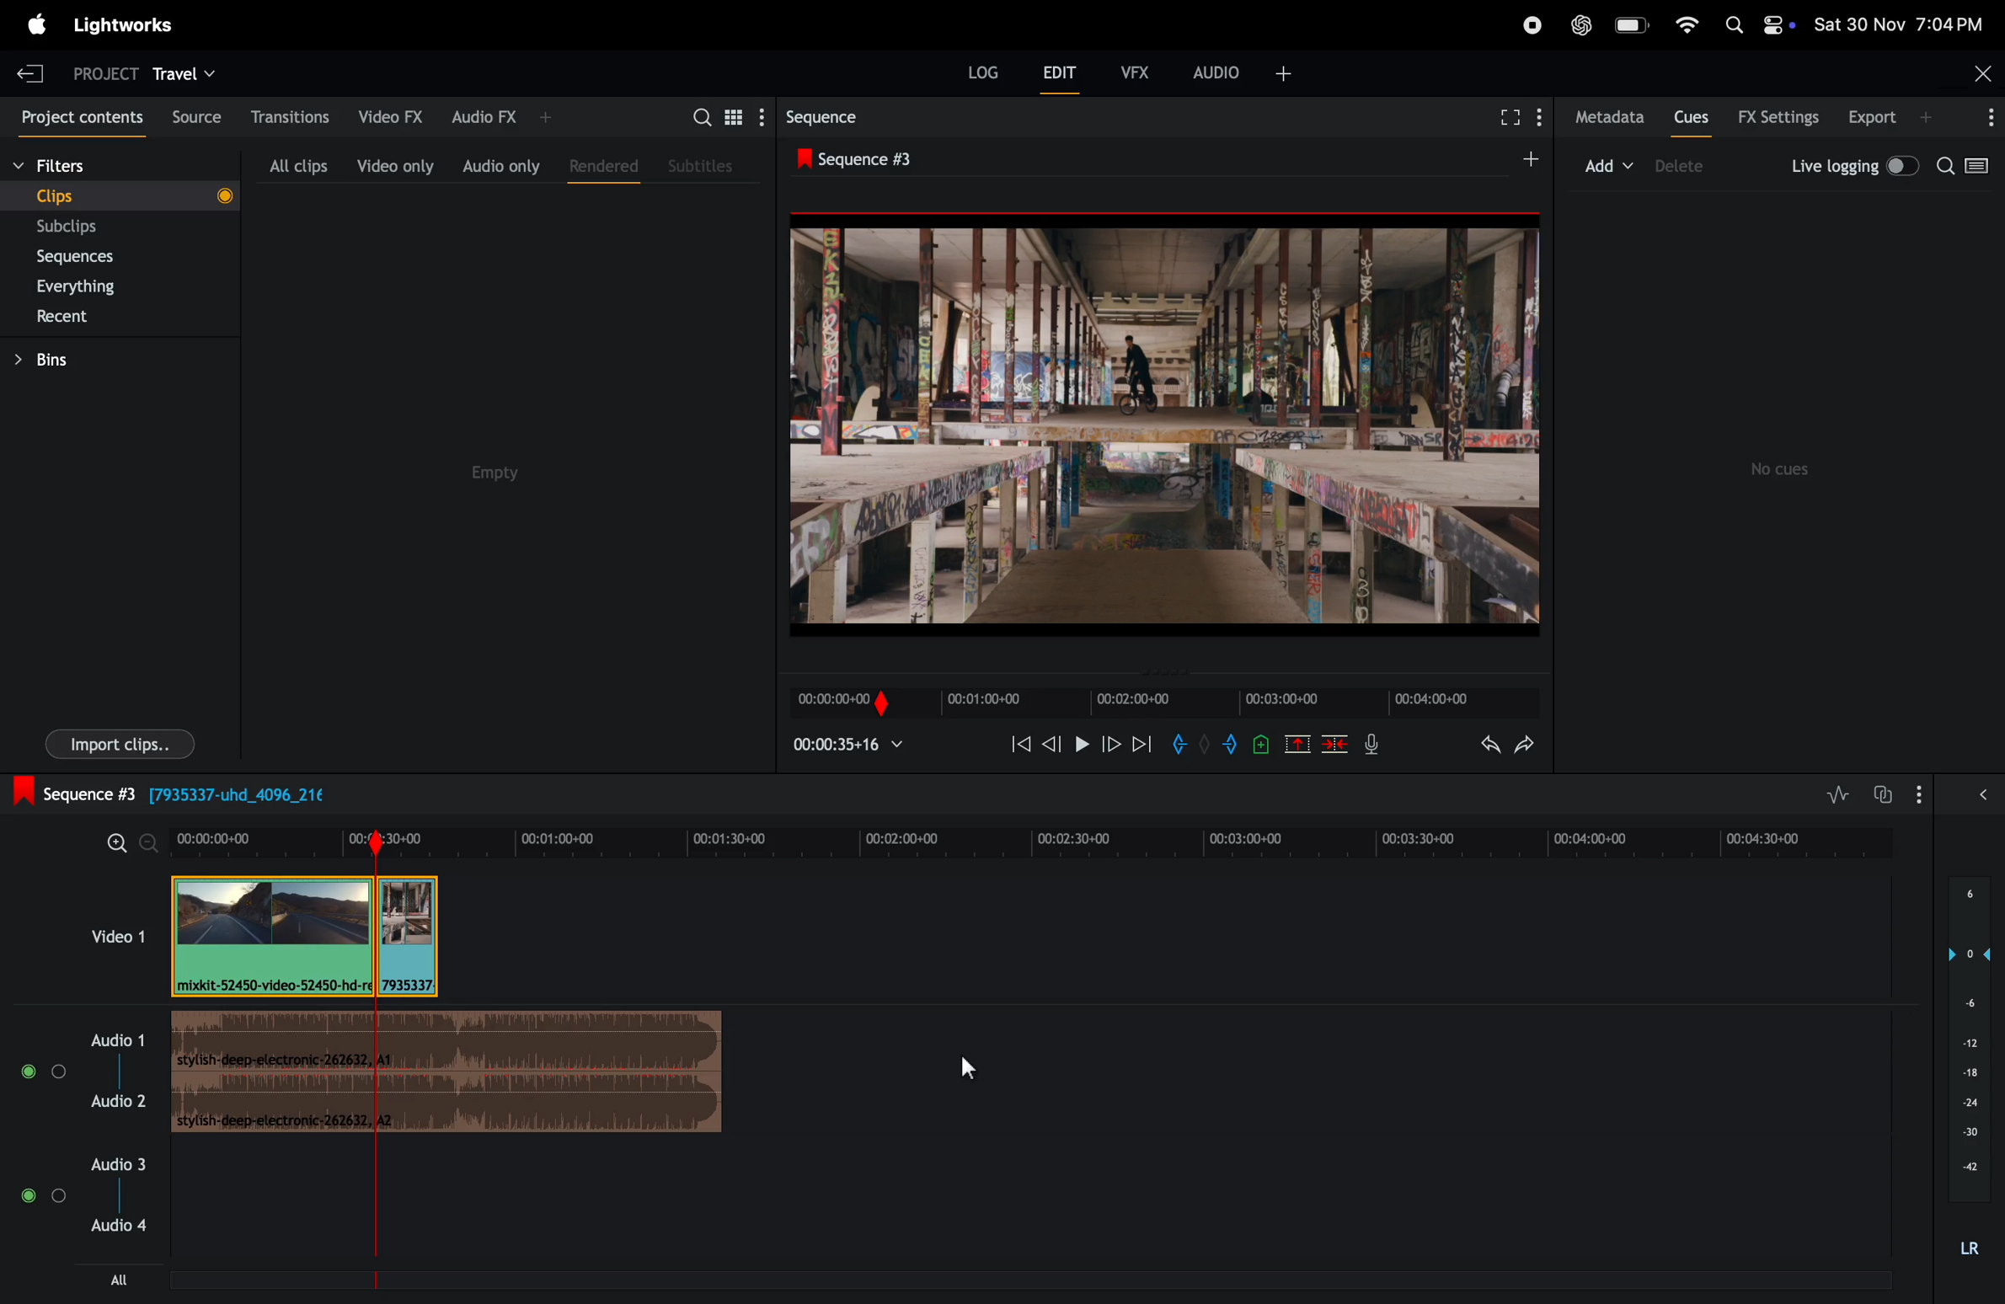  I want to click on Audio, so click(44, 1072).